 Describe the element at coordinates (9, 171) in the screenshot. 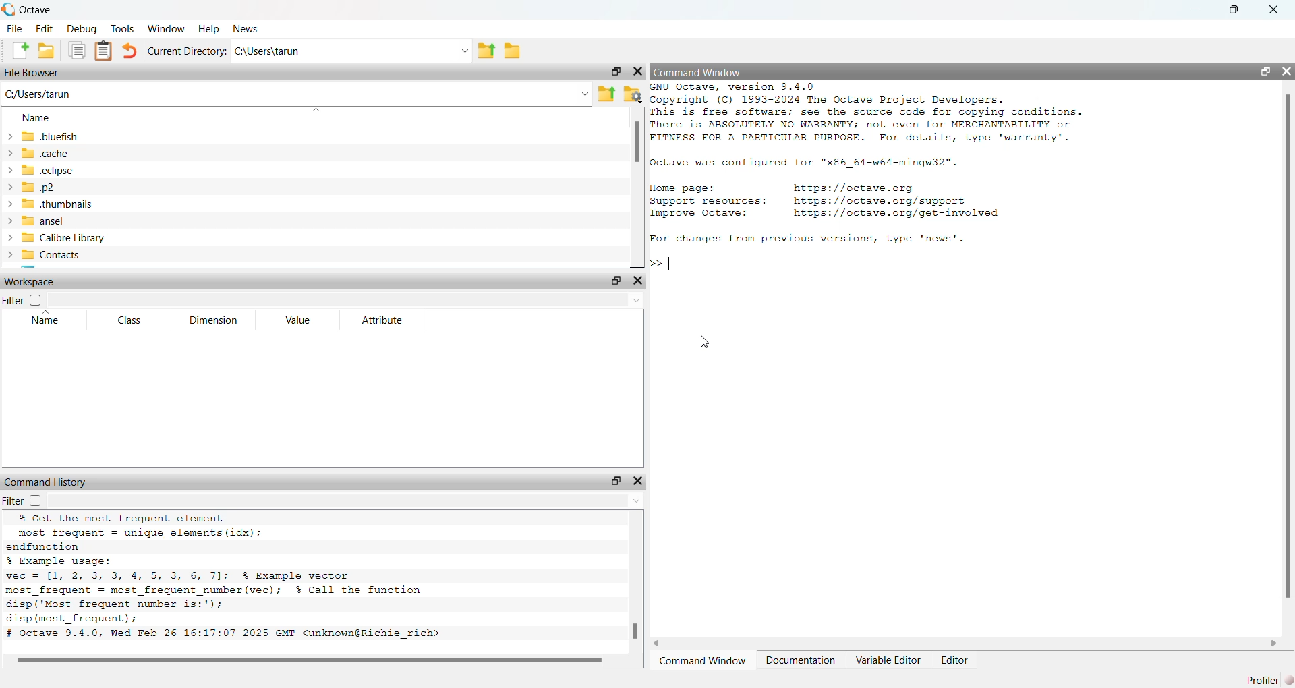

I see `expand/collapse` at that location.